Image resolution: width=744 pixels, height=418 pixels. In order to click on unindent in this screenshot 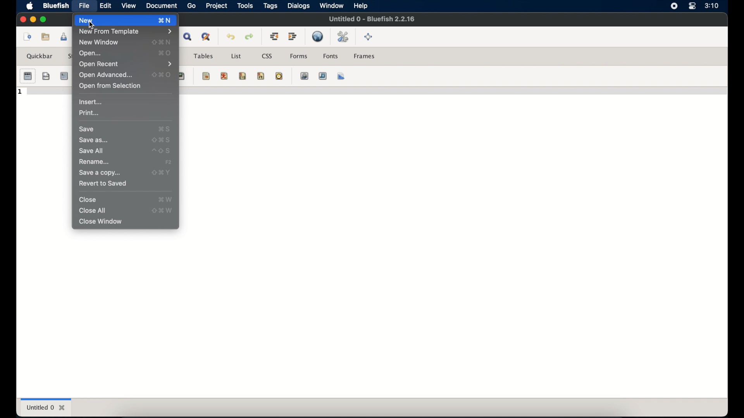, I will do `click(274, 36)`.